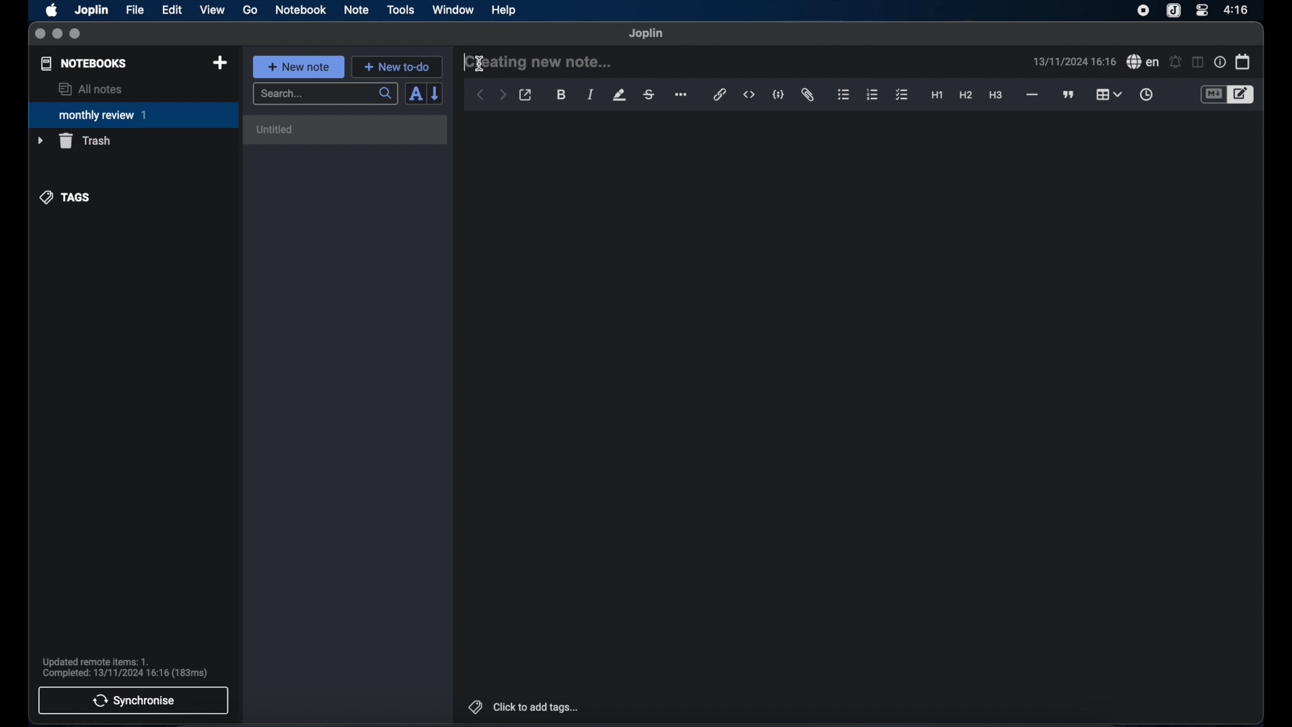  Describe the element at coordinates (1074, 61) in the screenshot. I see `date` at that location.